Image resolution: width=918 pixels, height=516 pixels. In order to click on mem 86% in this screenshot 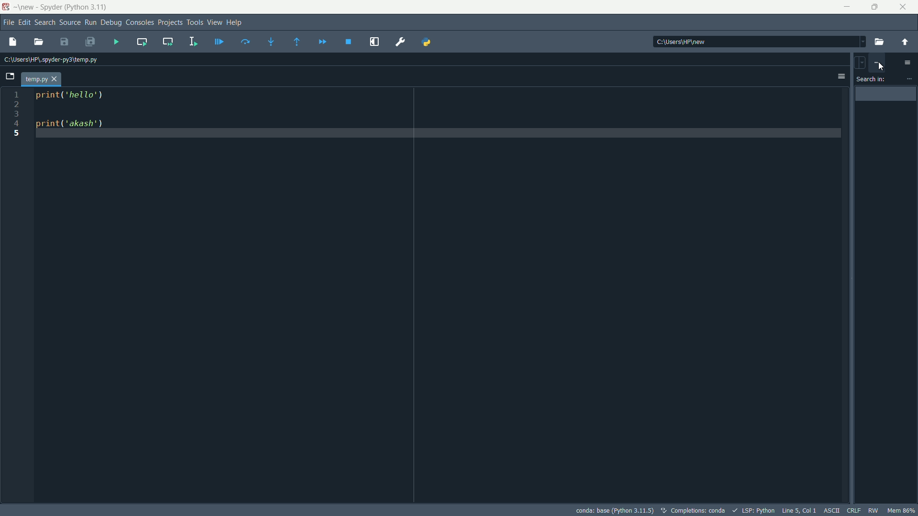, I will do `click(901, 510)`.